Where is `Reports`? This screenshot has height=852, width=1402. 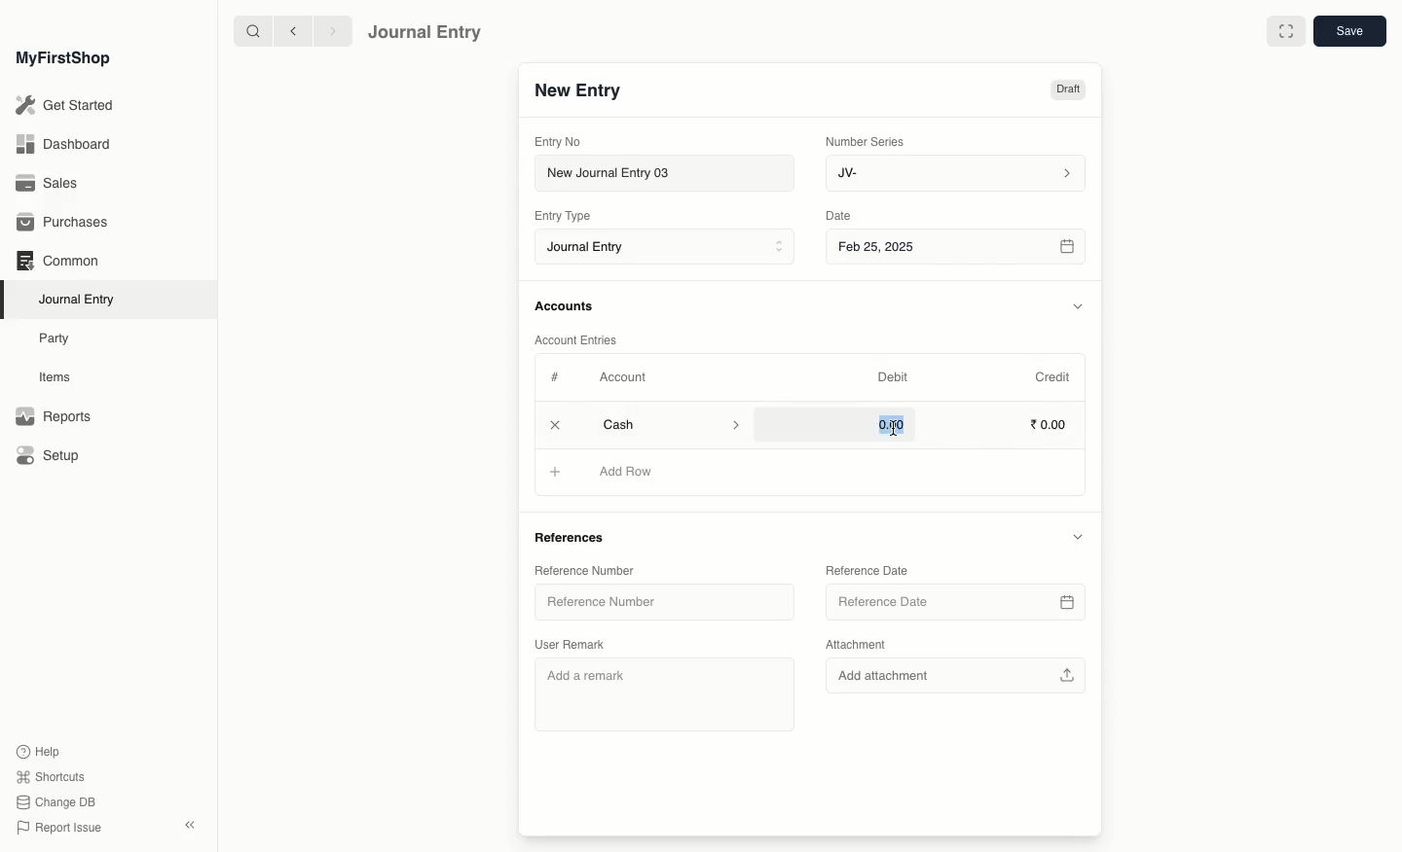 Reports is located at coordinates (53, 417).